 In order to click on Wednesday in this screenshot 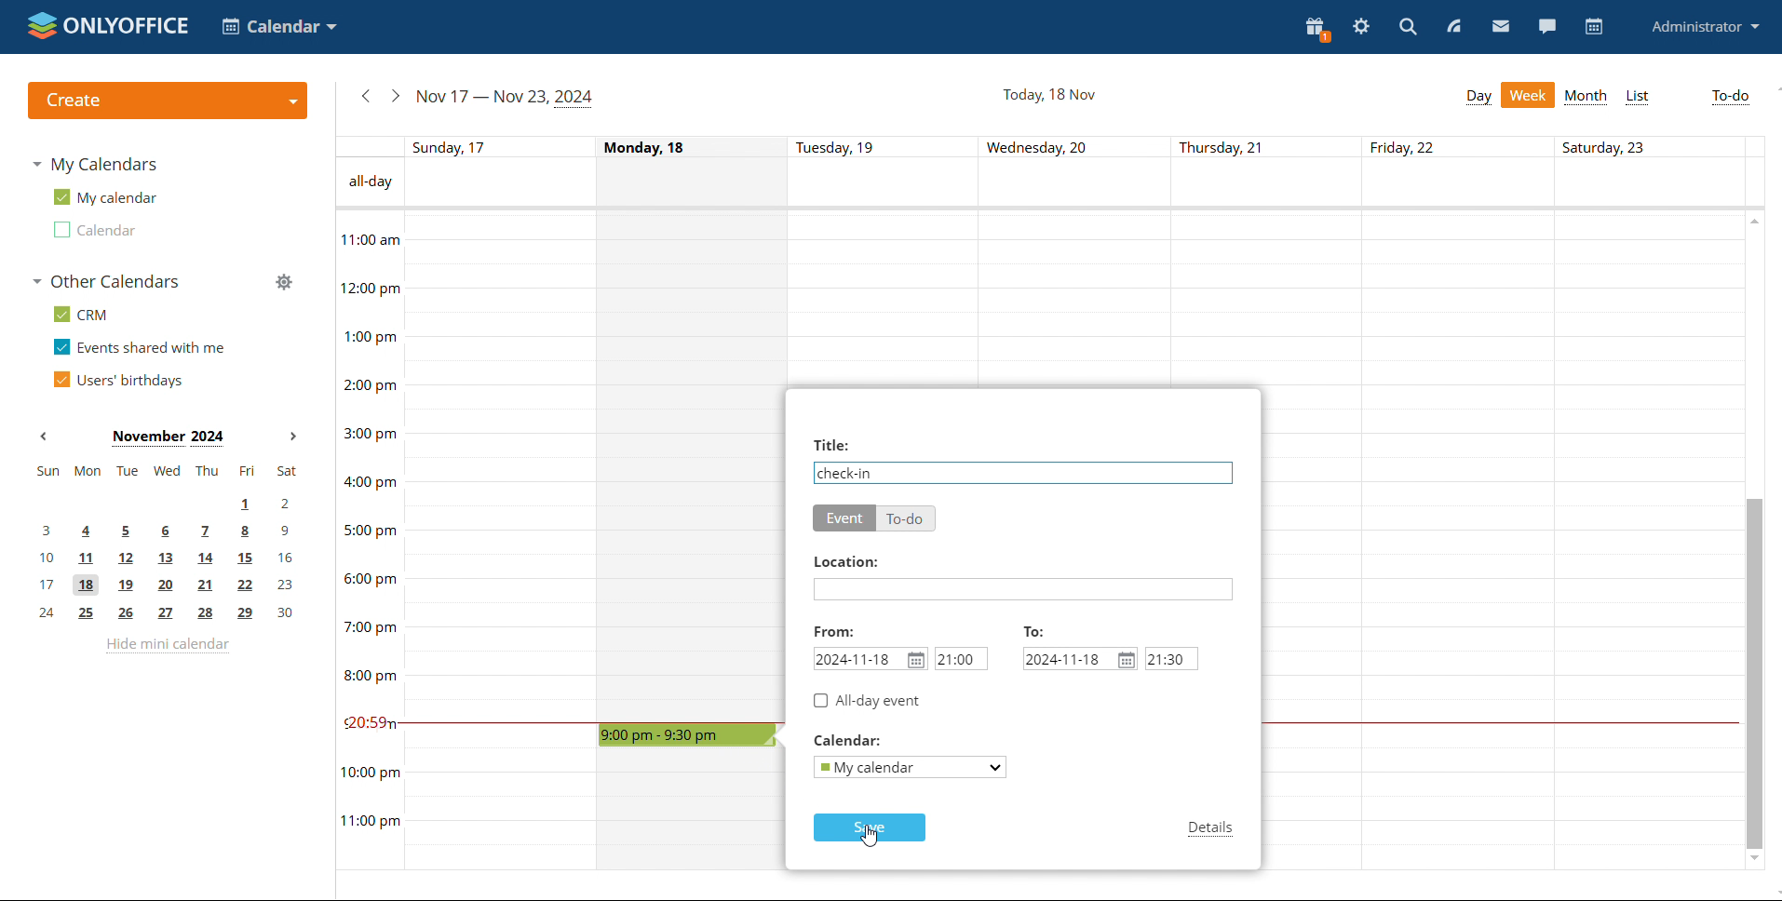, I will do `click(691, 811)`.